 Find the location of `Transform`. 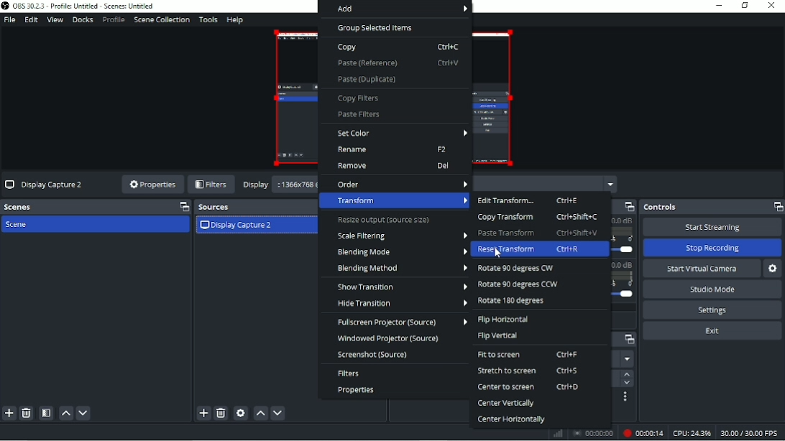

Transform is located at coordinates (396, 201).